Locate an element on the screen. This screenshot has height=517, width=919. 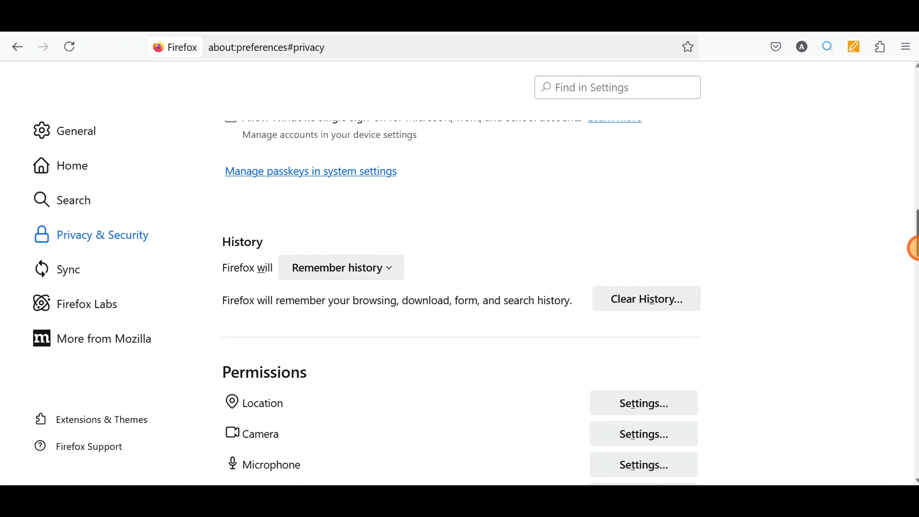
Search bar is located at coordinates (426, 45).